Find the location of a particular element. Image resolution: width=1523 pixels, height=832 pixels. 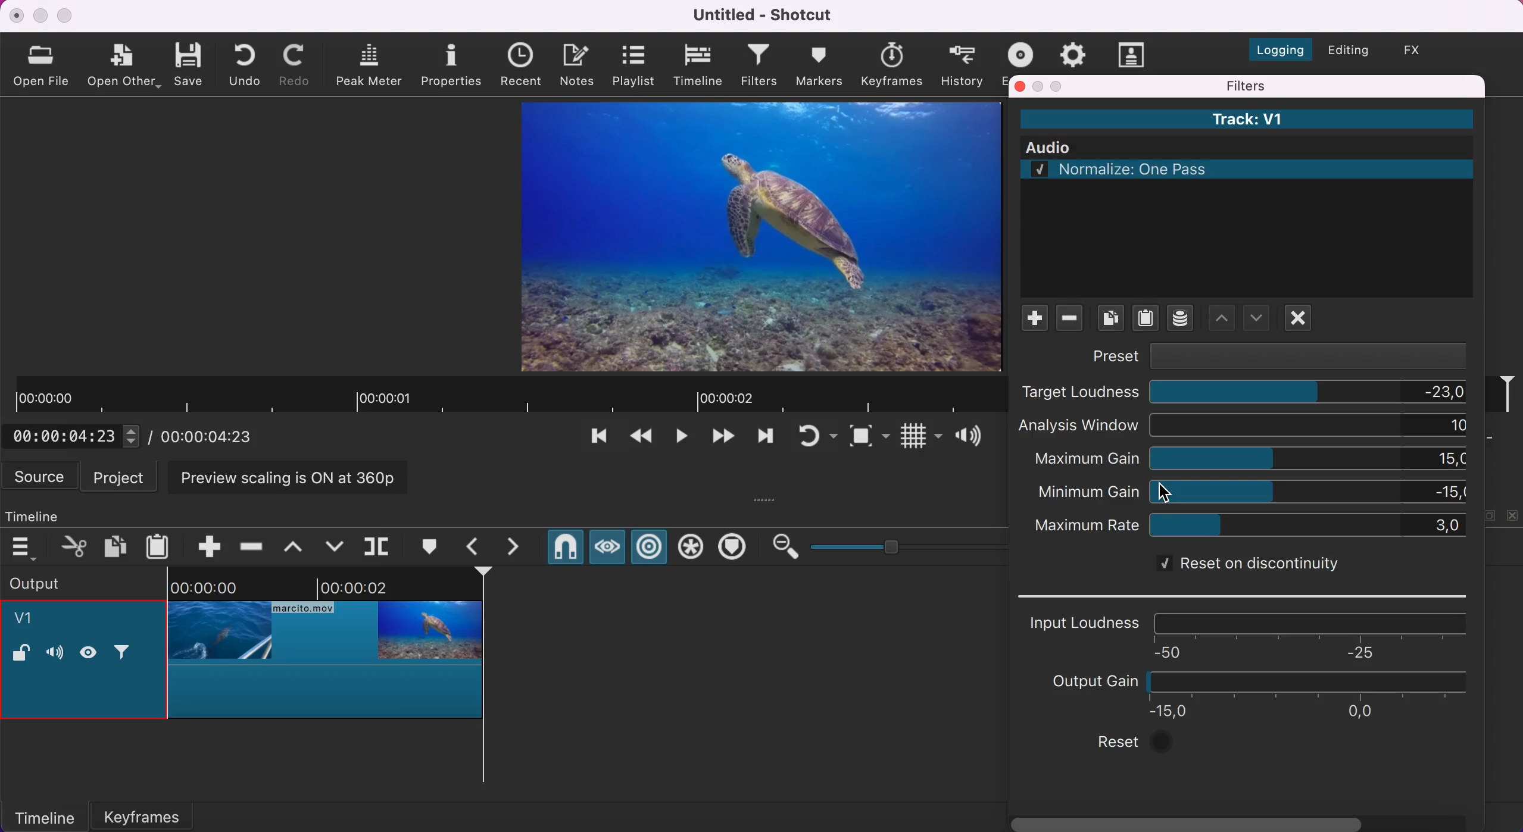

exort is located at coordinates (1024, 52).